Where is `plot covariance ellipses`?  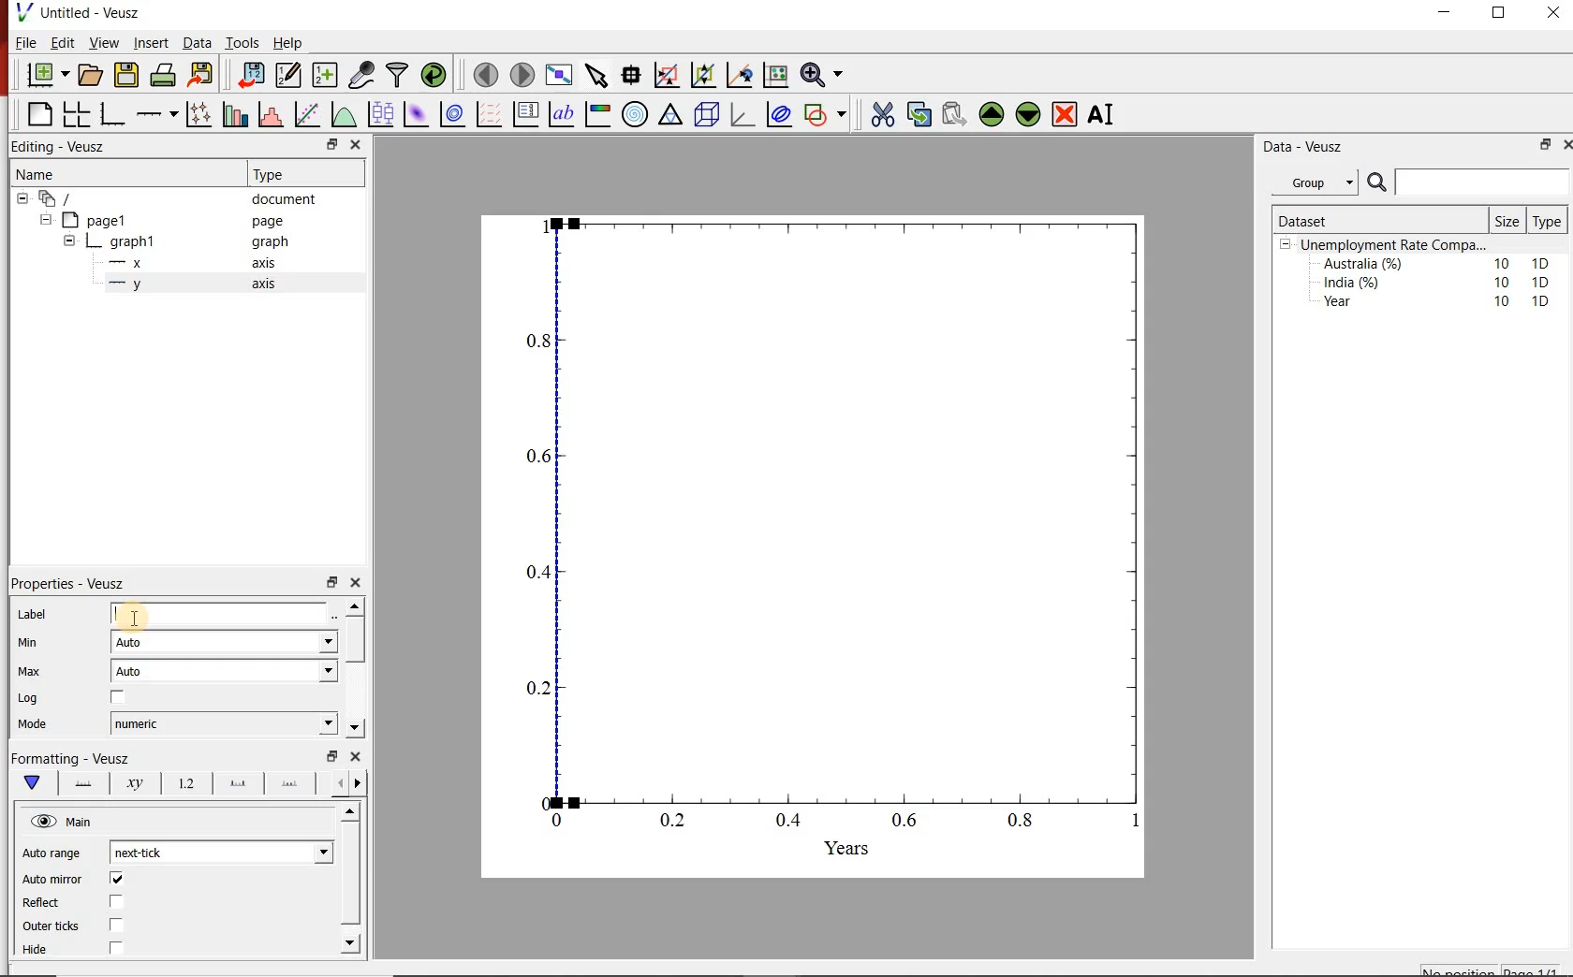 plot covariance ellipses is located at coordinates (780, 114).